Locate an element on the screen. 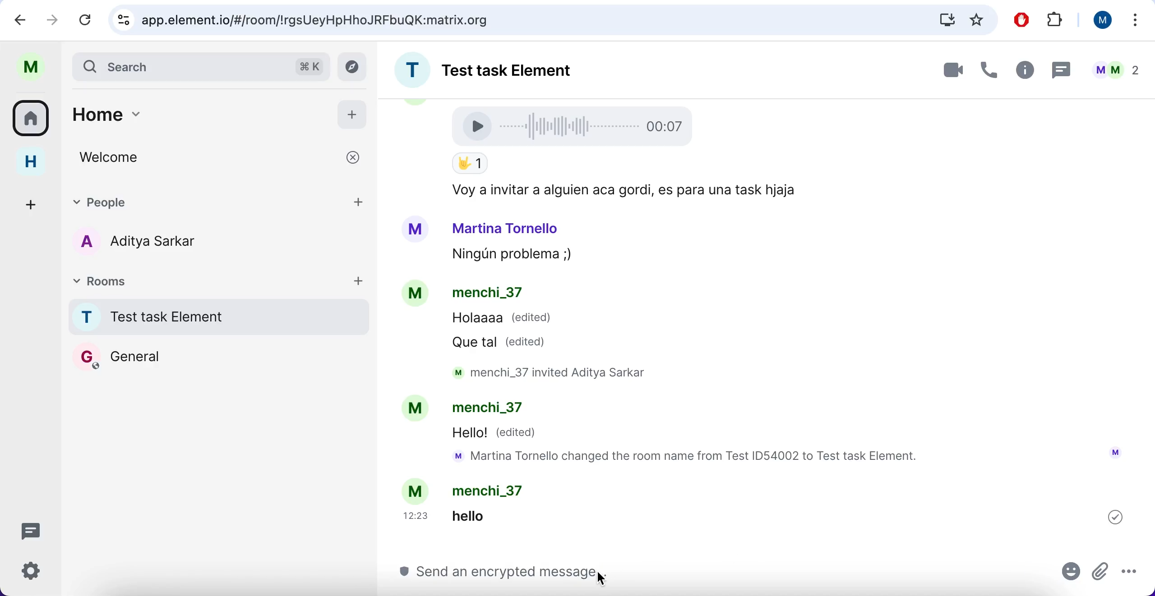  attachment is located at coordinates (1100, 570).